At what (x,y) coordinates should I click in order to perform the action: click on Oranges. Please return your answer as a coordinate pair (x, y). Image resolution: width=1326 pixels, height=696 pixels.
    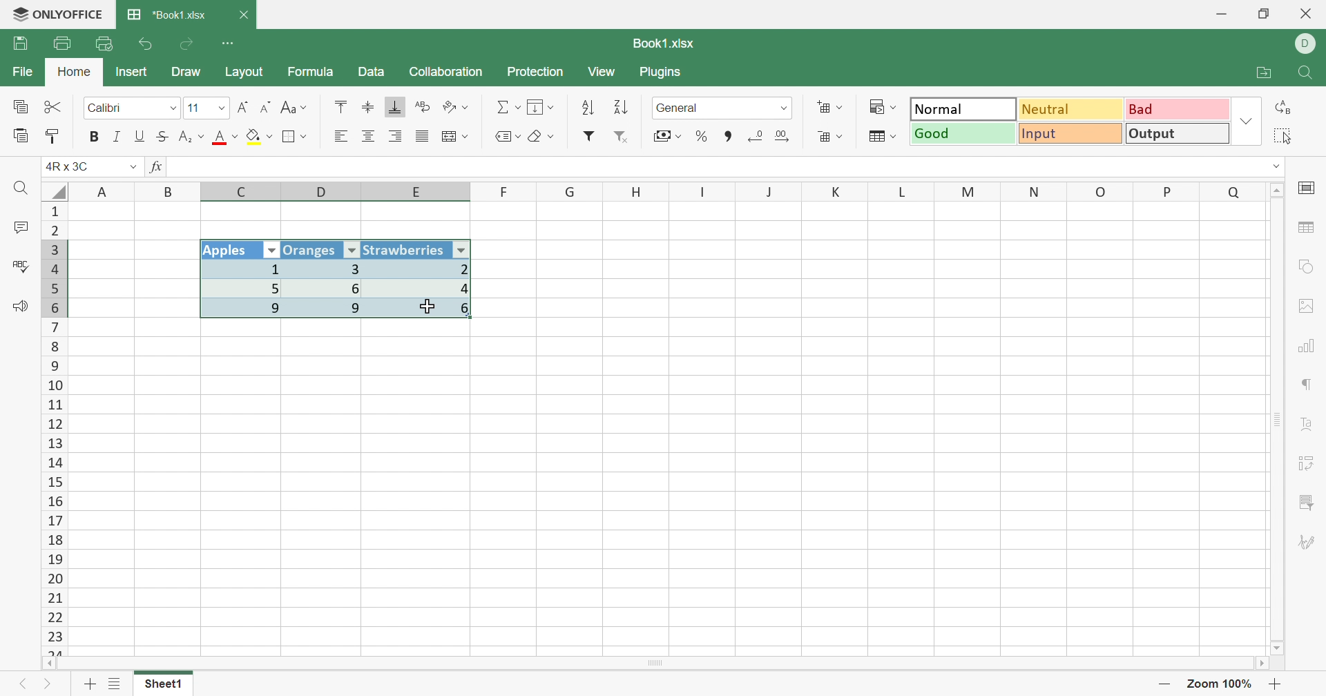
    Looking at the image, I should click on (311, 249).